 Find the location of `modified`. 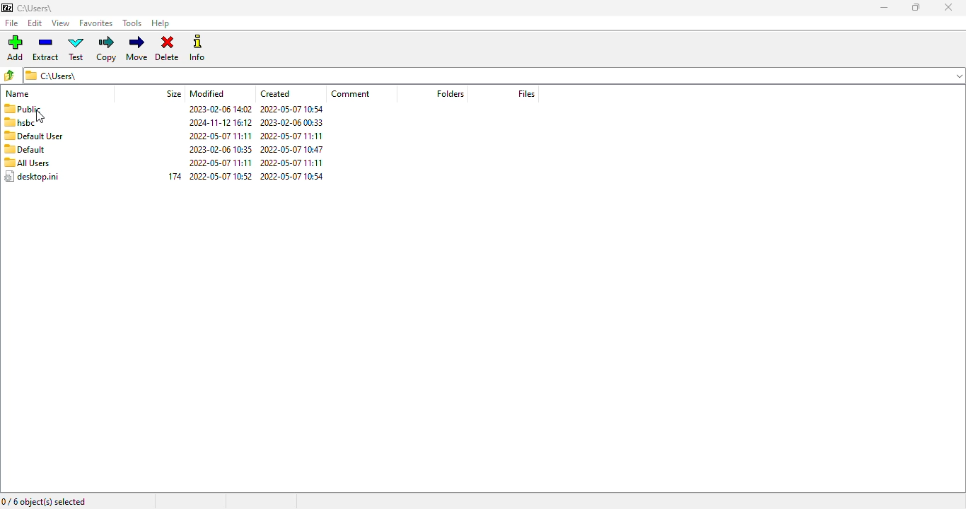

modified is located at coordinates (208, 93).